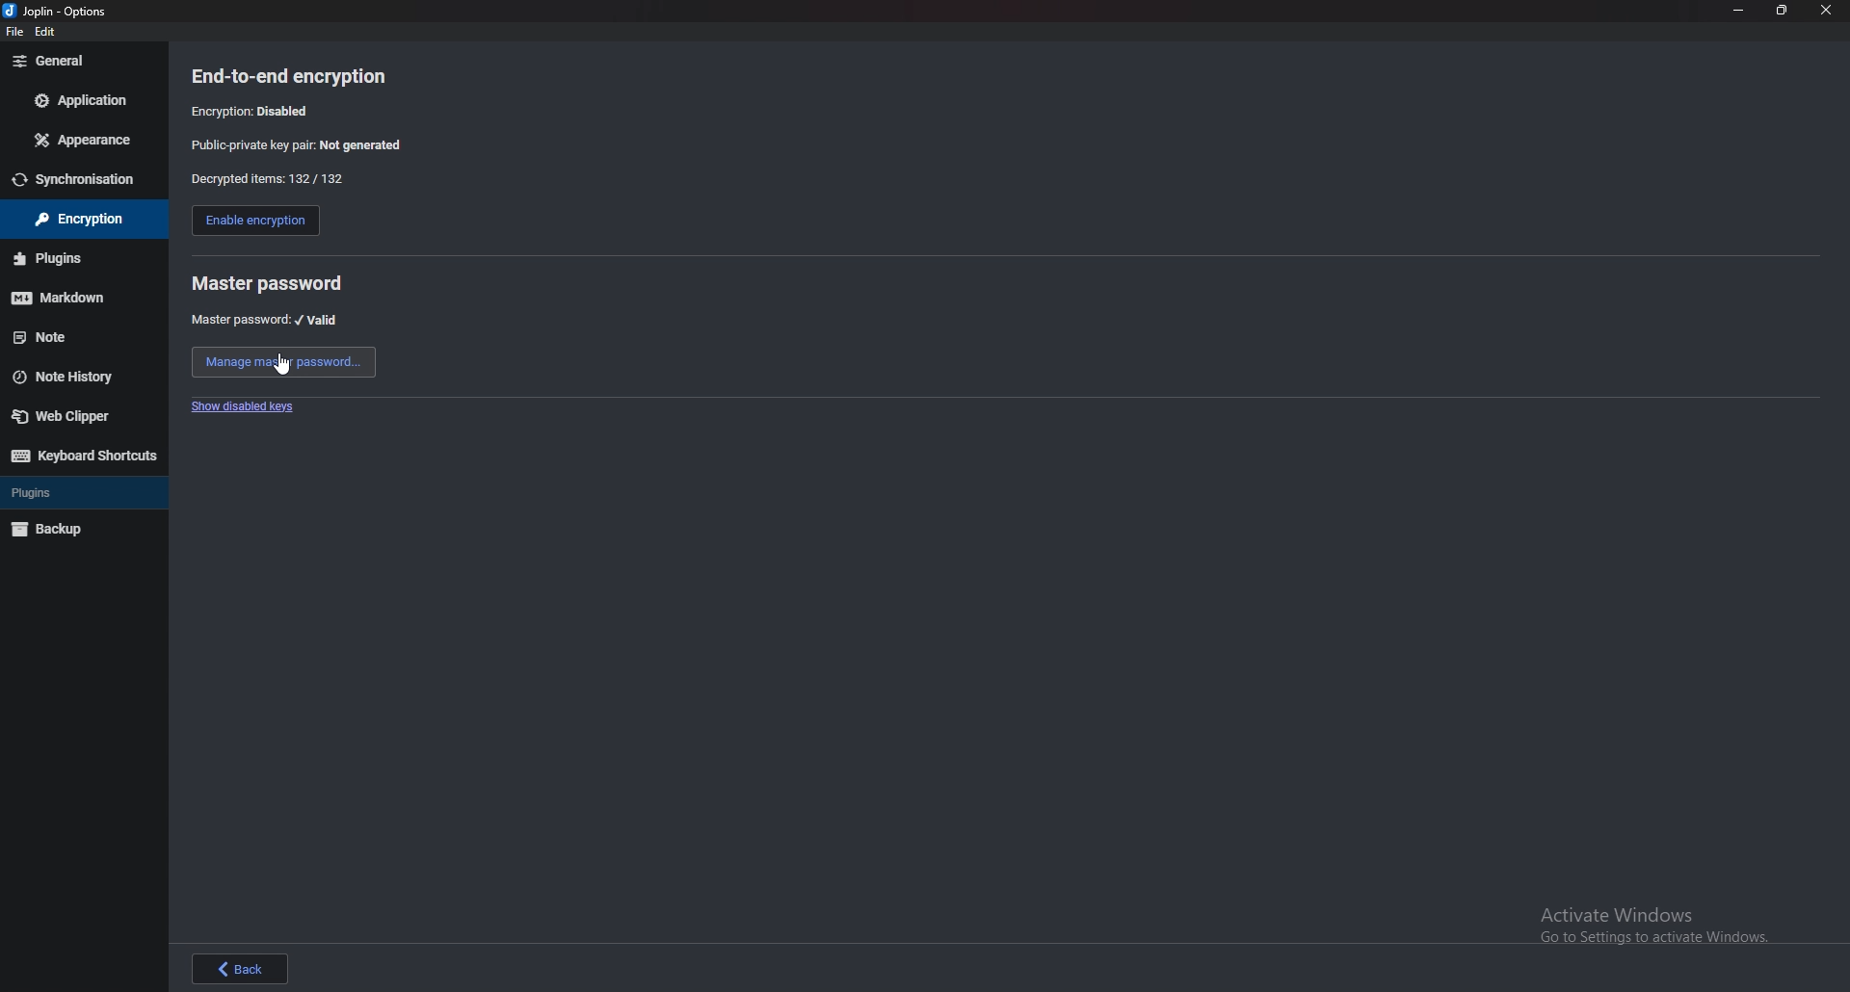  What do you see at coordinates (266, 320) in the screenshot?
I see `master password` at bounding box center [266, 320].